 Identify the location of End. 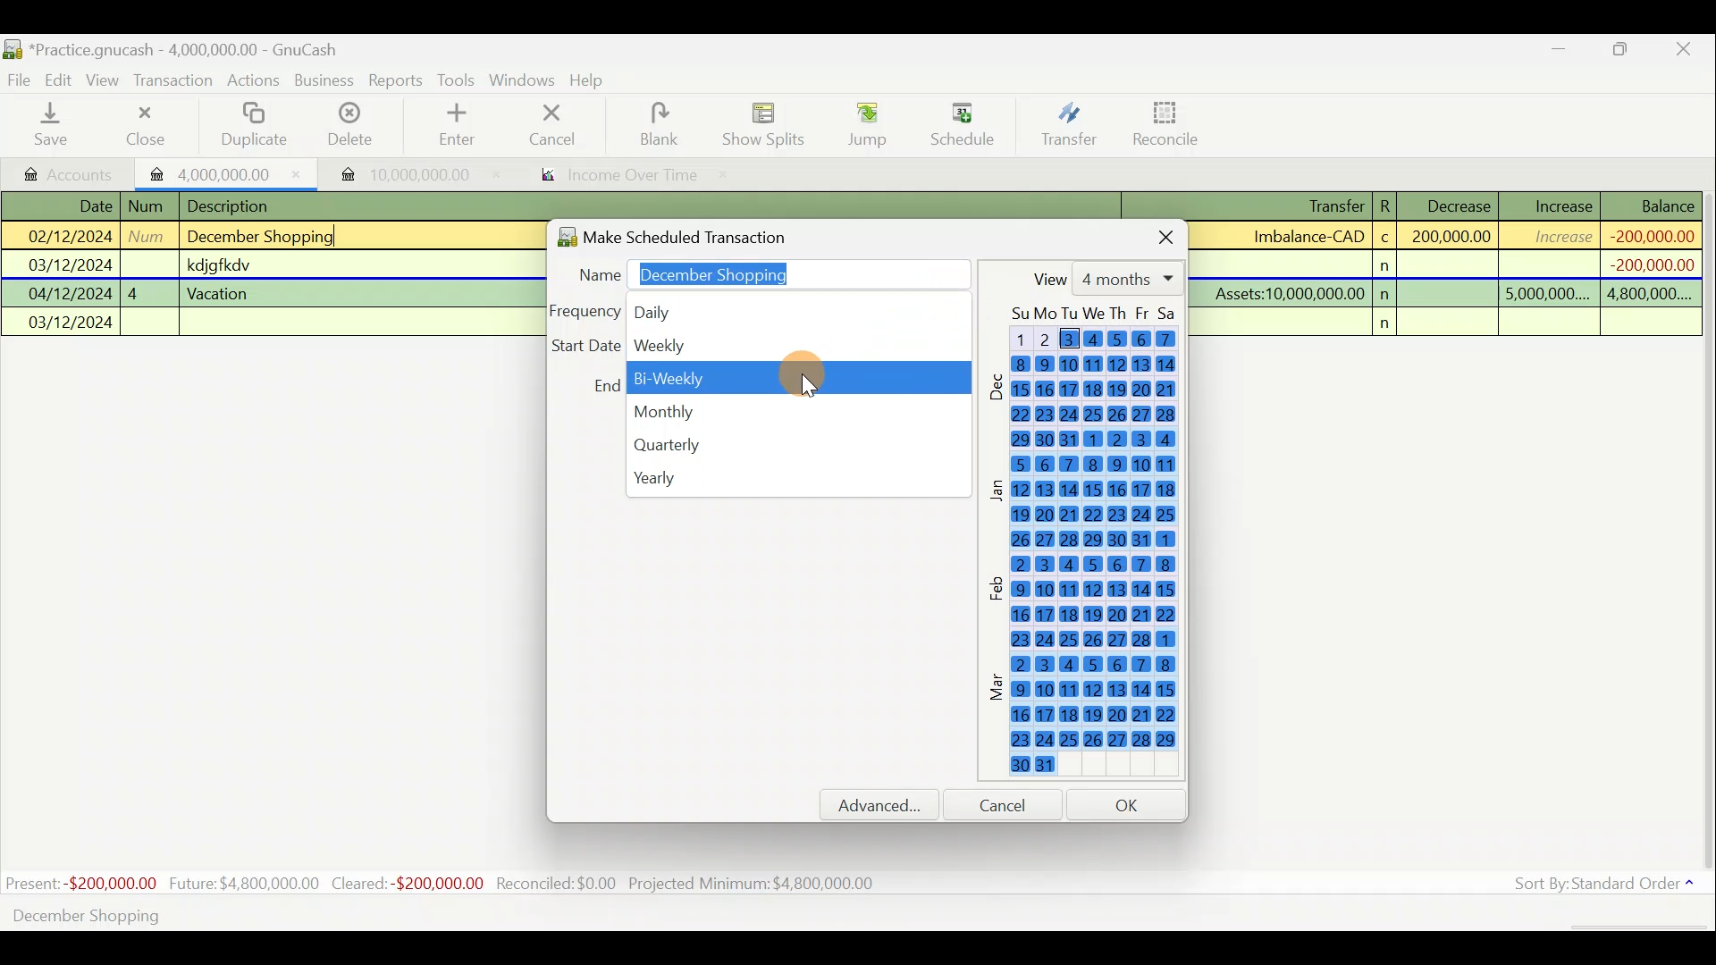
(605, 385).